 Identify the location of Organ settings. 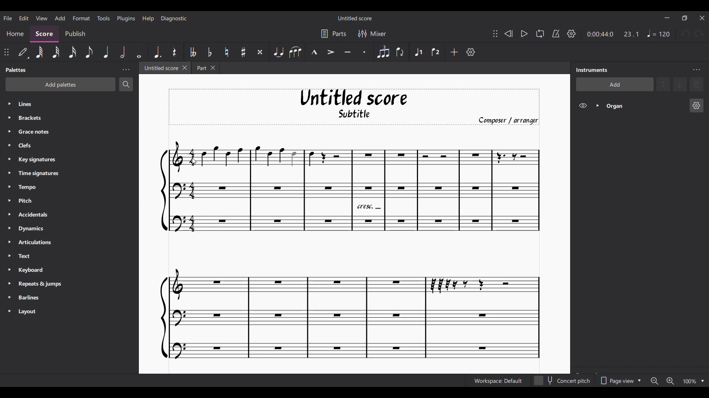
(696, 105).